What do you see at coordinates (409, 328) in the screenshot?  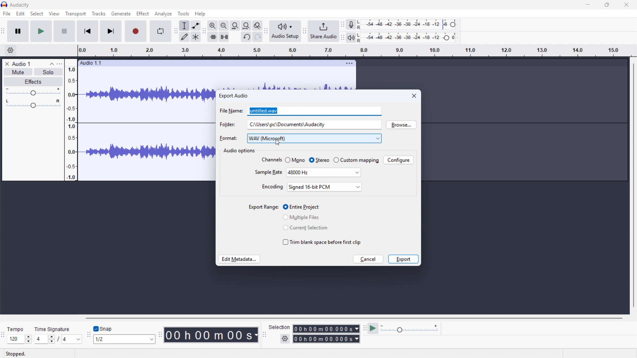 I see `Playback speed` at bounding box center [409, 328].